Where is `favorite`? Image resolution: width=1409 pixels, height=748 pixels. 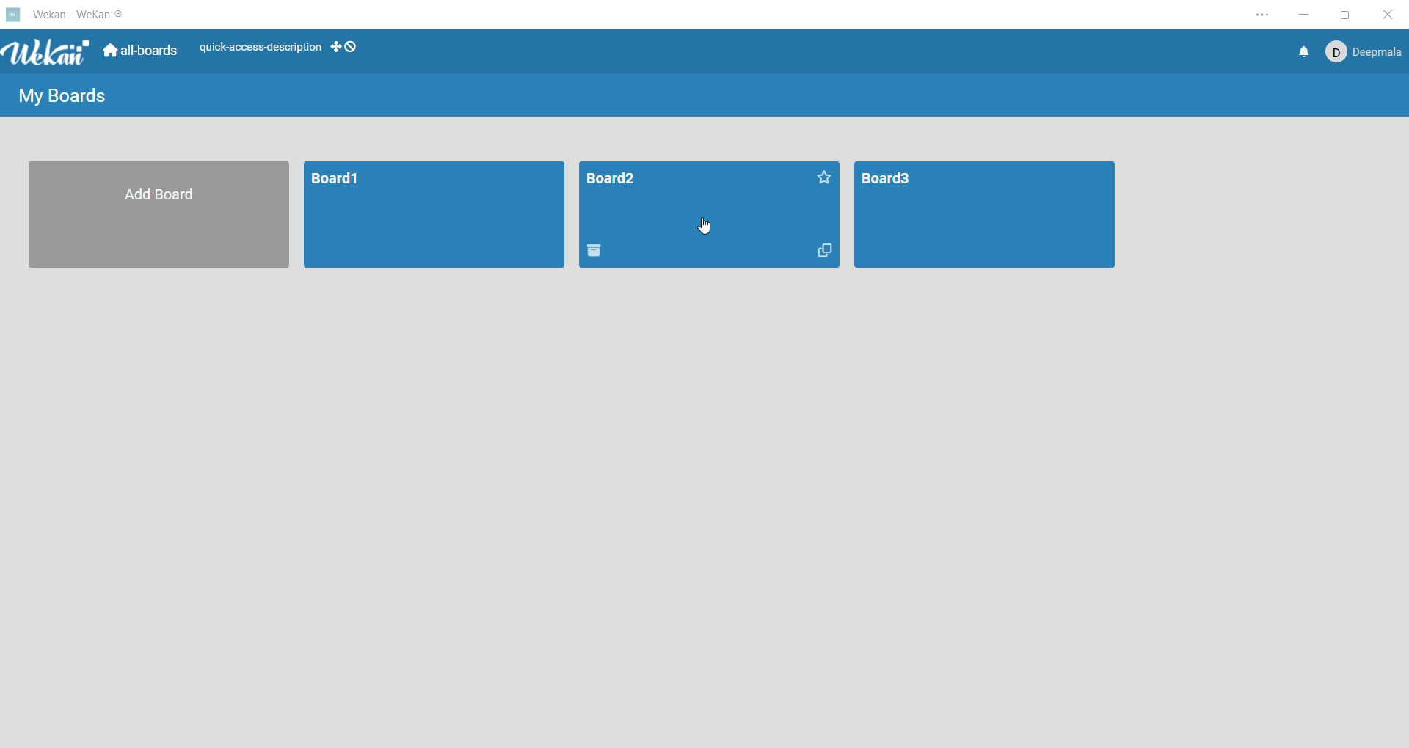 favorite is located at coordinates (824, 176).